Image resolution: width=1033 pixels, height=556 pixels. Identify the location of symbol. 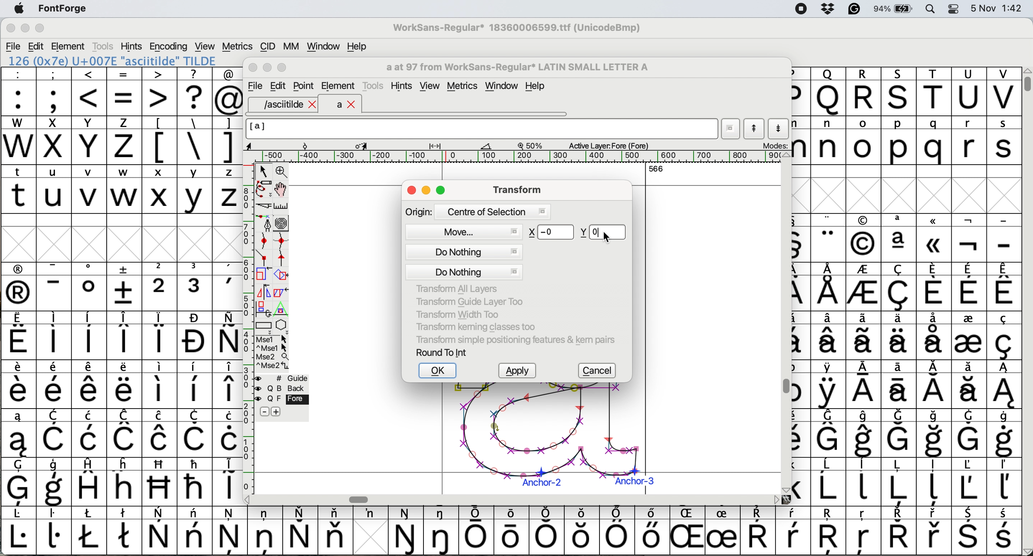
(160, 531).